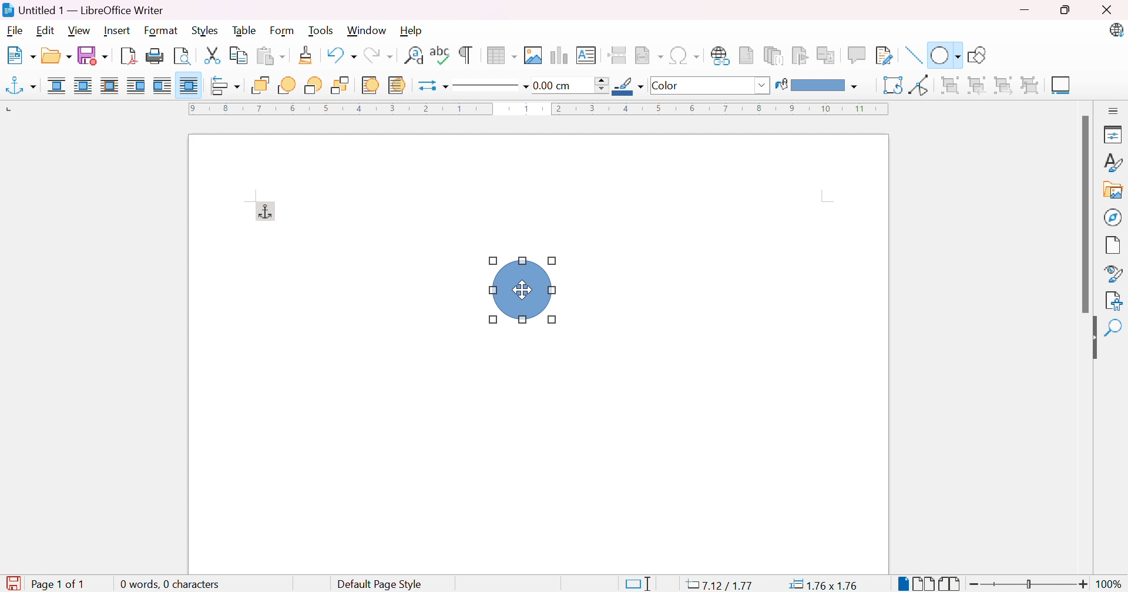 This screenshot has width=1128, height=592. What do you see at coordinates (79, 30) in the screenshot?
I see `View` at bounding box center [79, 30].